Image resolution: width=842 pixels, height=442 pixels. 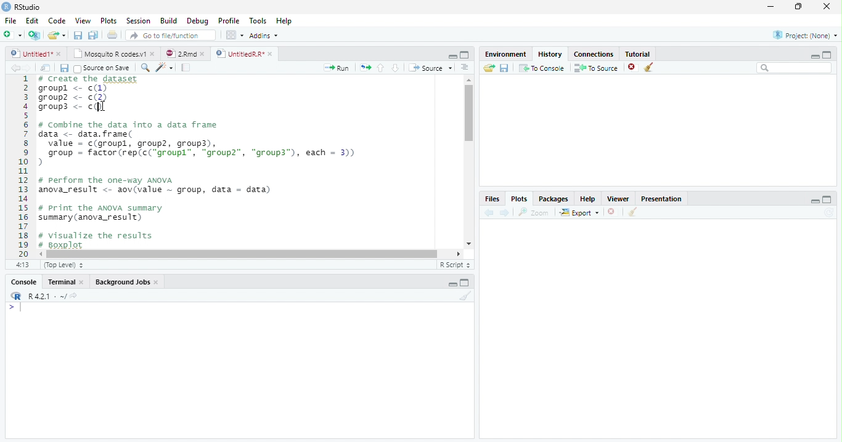 What do you see at coordinates (12, 34) in the screenshot?
I see `New file` at bounding box center [12, 34].